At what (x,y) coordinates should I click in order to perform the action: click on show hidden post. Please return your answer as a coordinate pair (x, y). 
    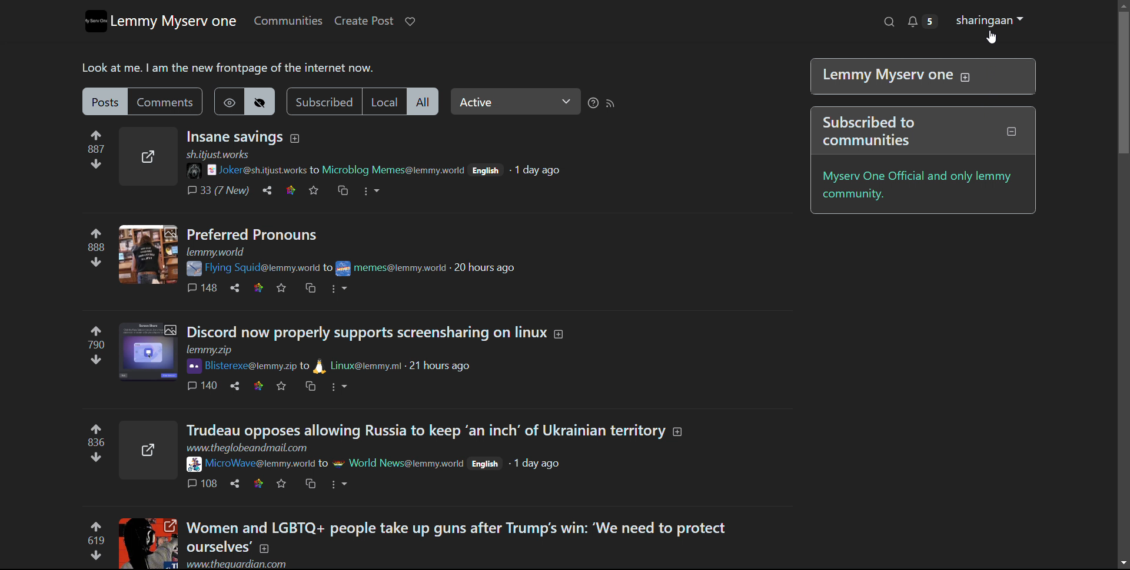
    Looking at the image, I should click on (227, 102).